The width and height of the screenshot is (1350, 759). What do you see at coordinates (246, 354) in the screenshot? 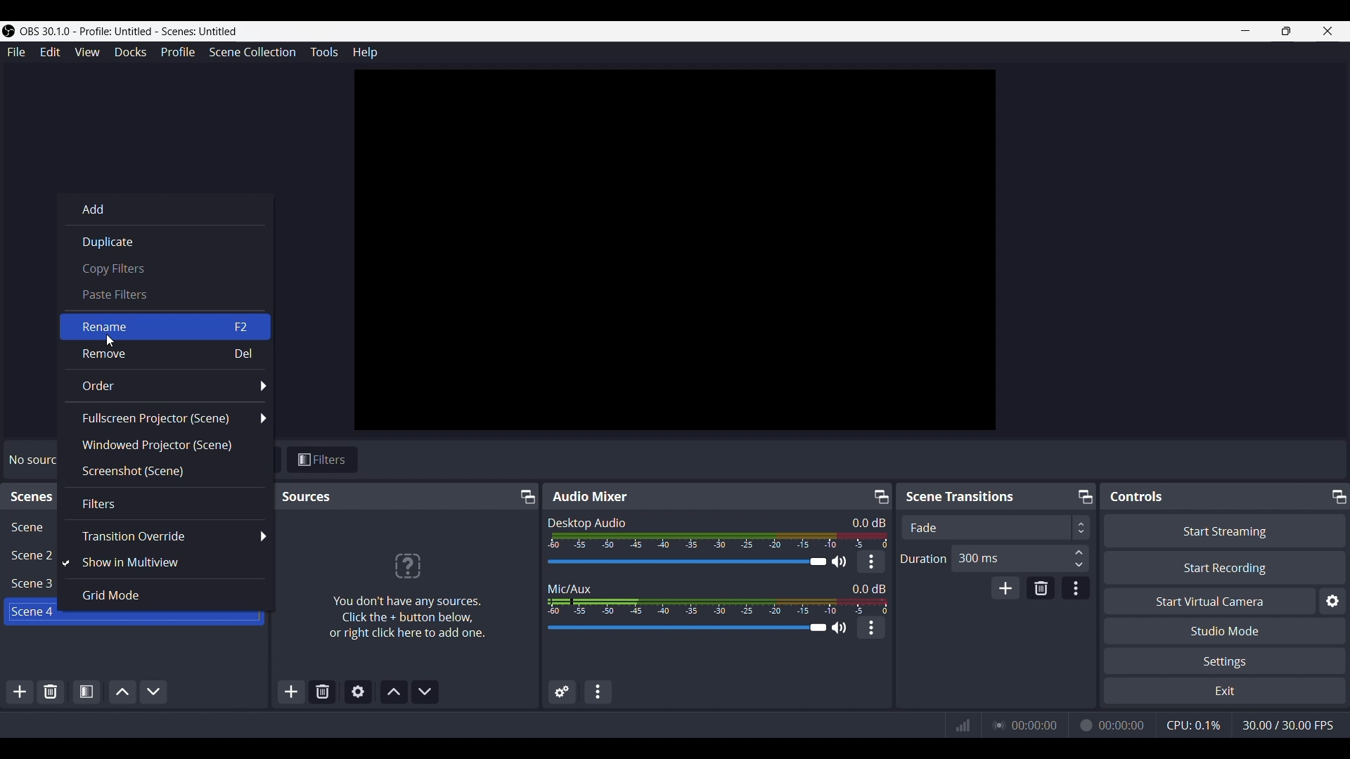
I see `Del` at bounding box center [246, 354].